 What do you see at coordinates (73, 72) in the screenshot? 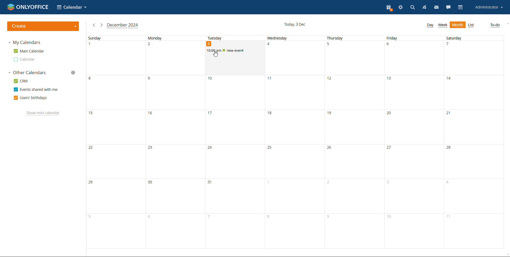
I see `manage` at bounding box center [73, 72].